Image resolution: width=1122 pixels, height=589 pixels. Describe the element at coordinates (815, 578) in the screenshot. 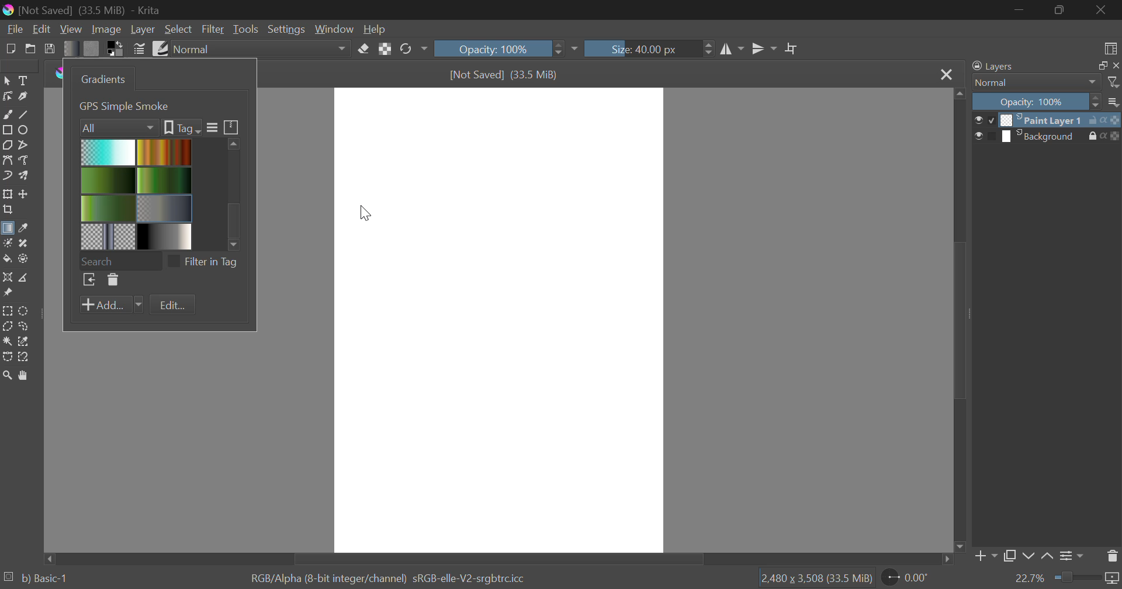

I see `12,480 x 3,508 (33.5 MiB)` at that location.